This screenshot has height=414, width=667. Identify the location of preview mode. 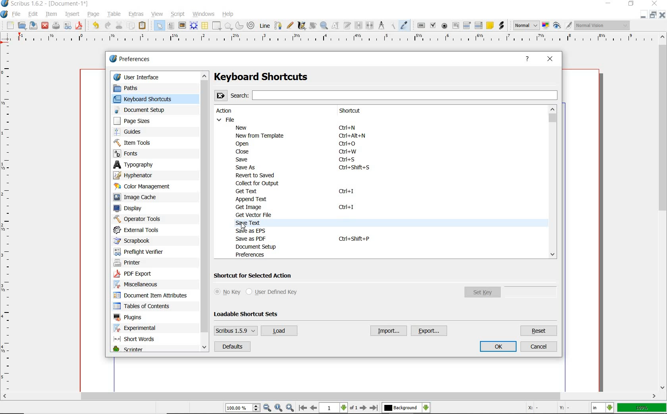
(562, 25).